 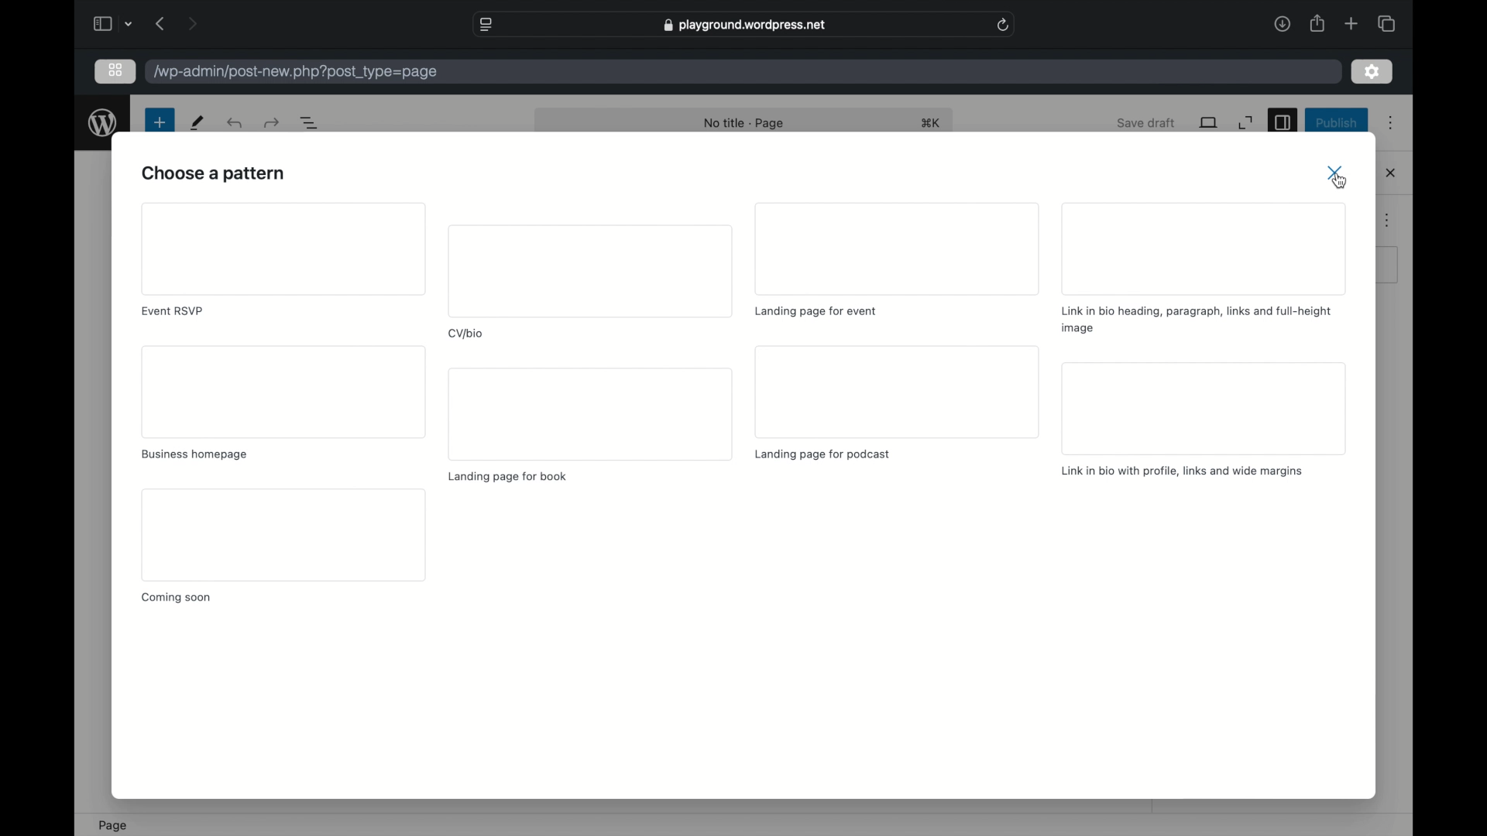 What do you see at coordinates (1393, 173) in the screenshot?
I see `close` at bounding box center [1393, 173].